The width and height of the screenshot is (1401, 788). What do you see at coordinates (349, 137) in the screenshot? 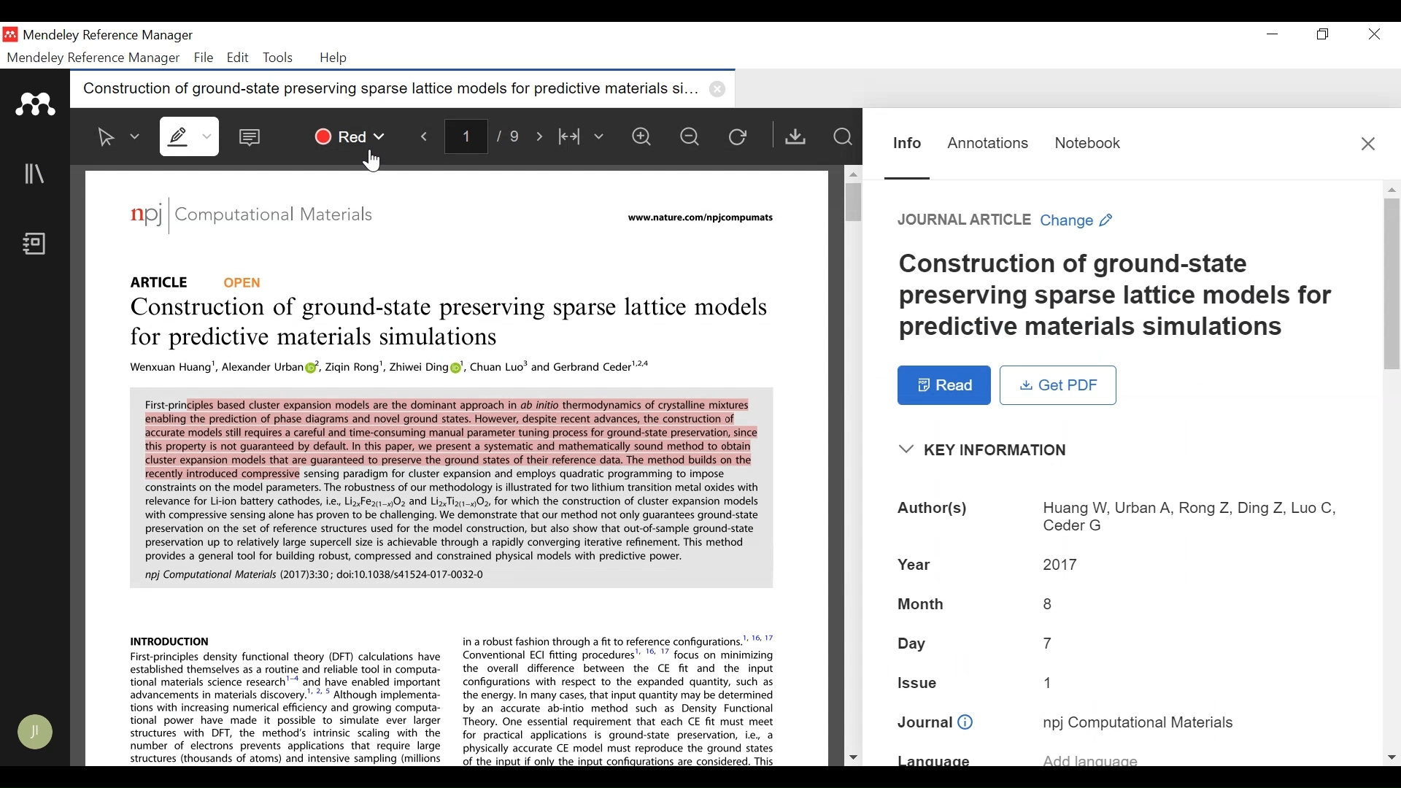
I see `Red` at bounding box center [349, 137].